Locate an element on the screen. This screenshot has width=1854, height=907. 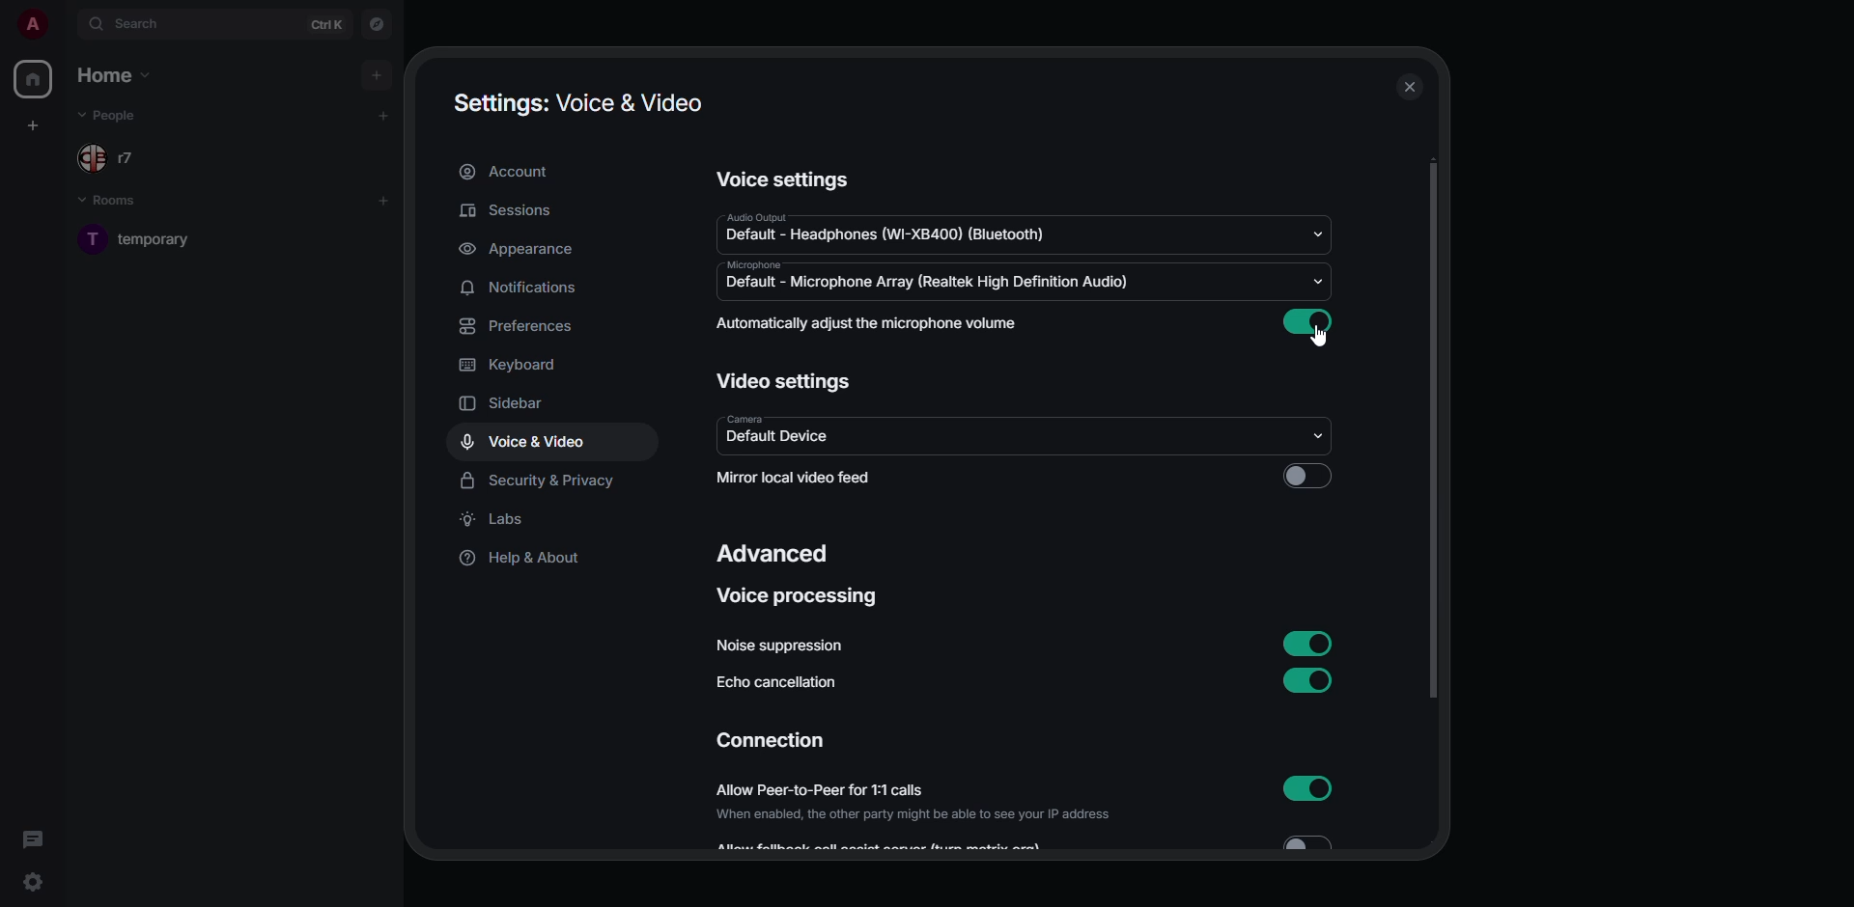
search is located at coordinates (140, 22).